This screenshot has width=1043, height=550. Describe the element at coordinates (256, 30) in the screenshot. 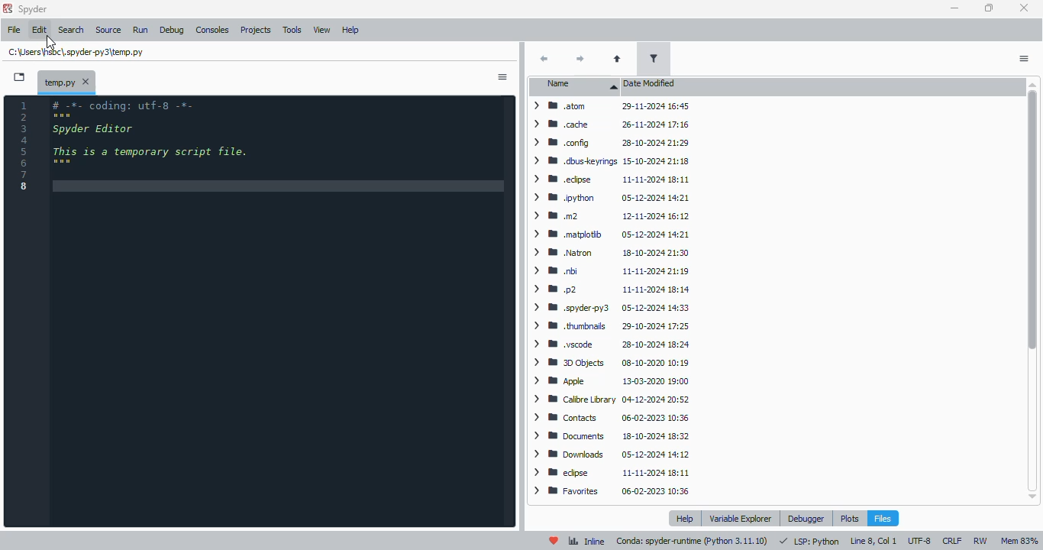

I see `projects` at that location.